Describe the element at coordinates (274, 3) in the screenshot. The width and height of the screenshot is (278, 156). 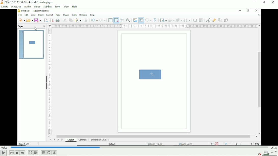
I see `Close` at that location.